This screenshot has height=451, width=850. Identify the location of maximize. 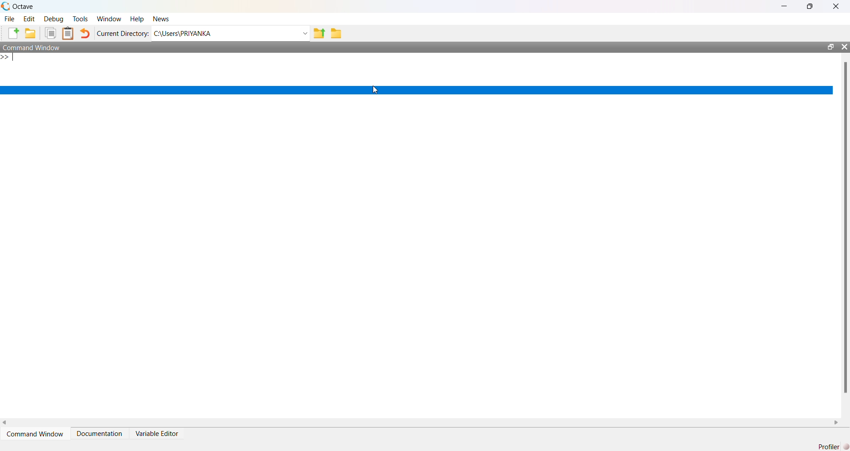
(810, 6).